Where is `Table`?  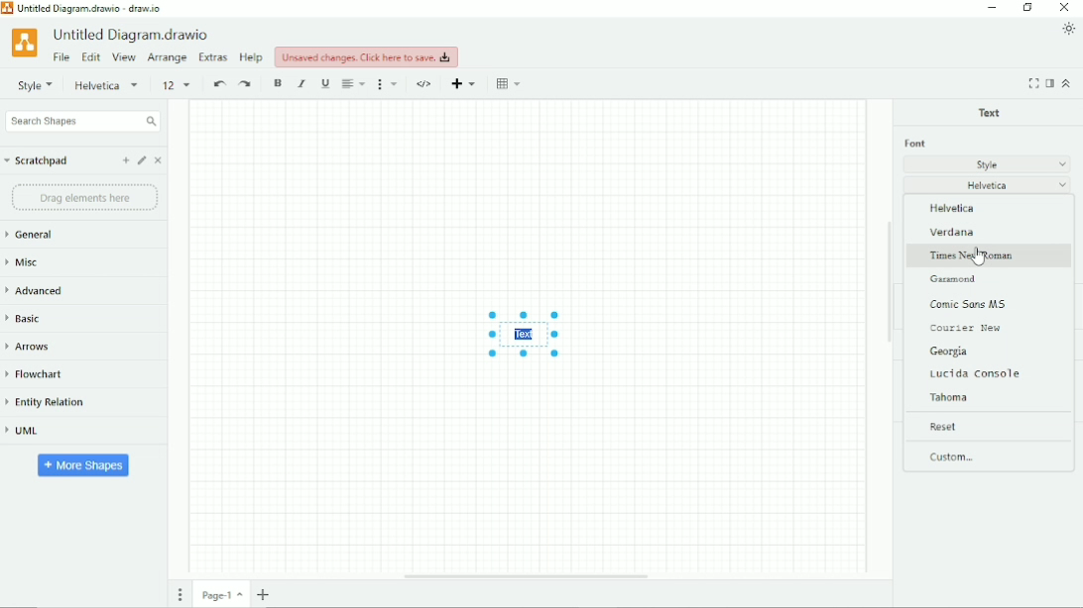 Table is located at coordinates (508, 83).